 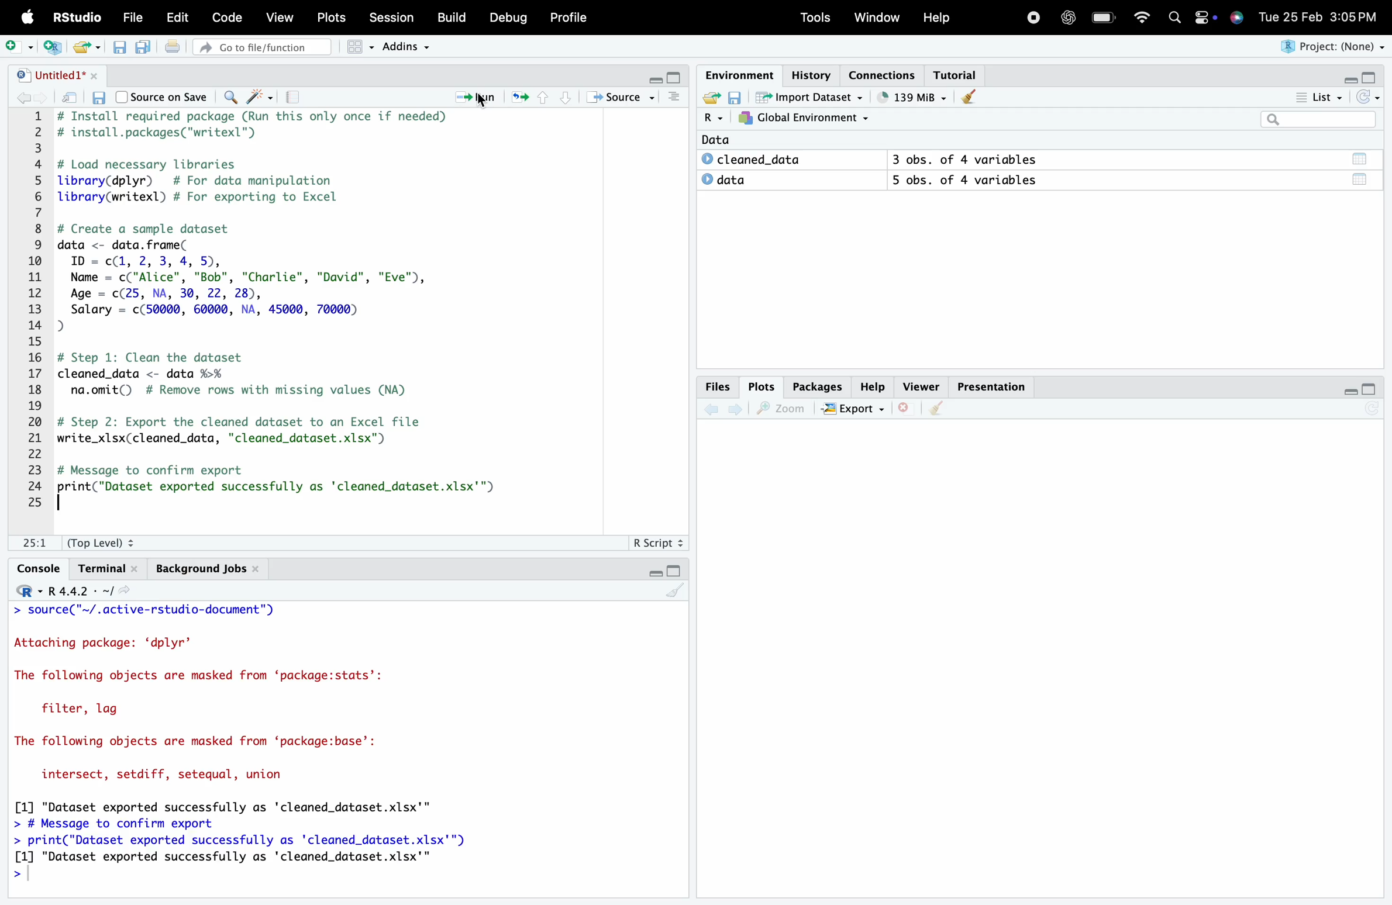 What do you see at coordinates (940, 409) in the screenshot?
I see `Clear console (Ctrl + L)` at bounding box center [940, 409].